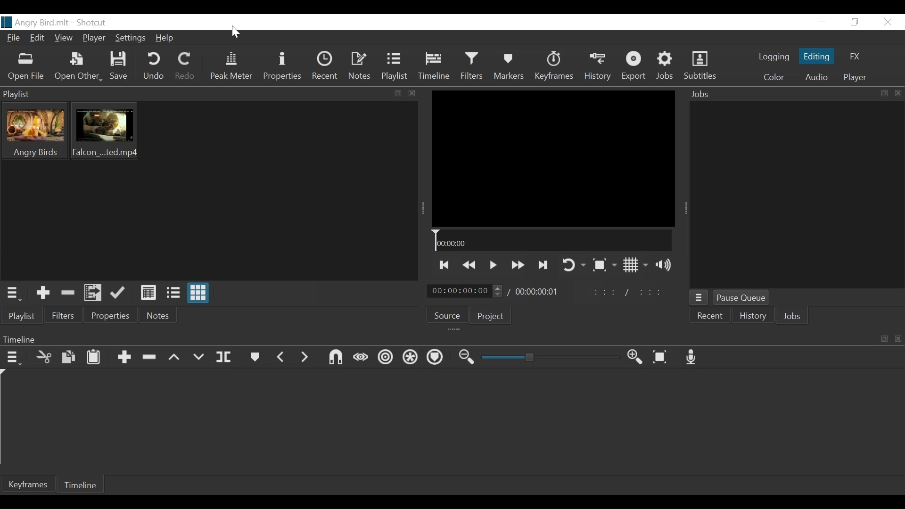 This screenshot has width=905, height=509. Describe the element at coordinates (186, 67) in the screenshot. I see `` at that location.